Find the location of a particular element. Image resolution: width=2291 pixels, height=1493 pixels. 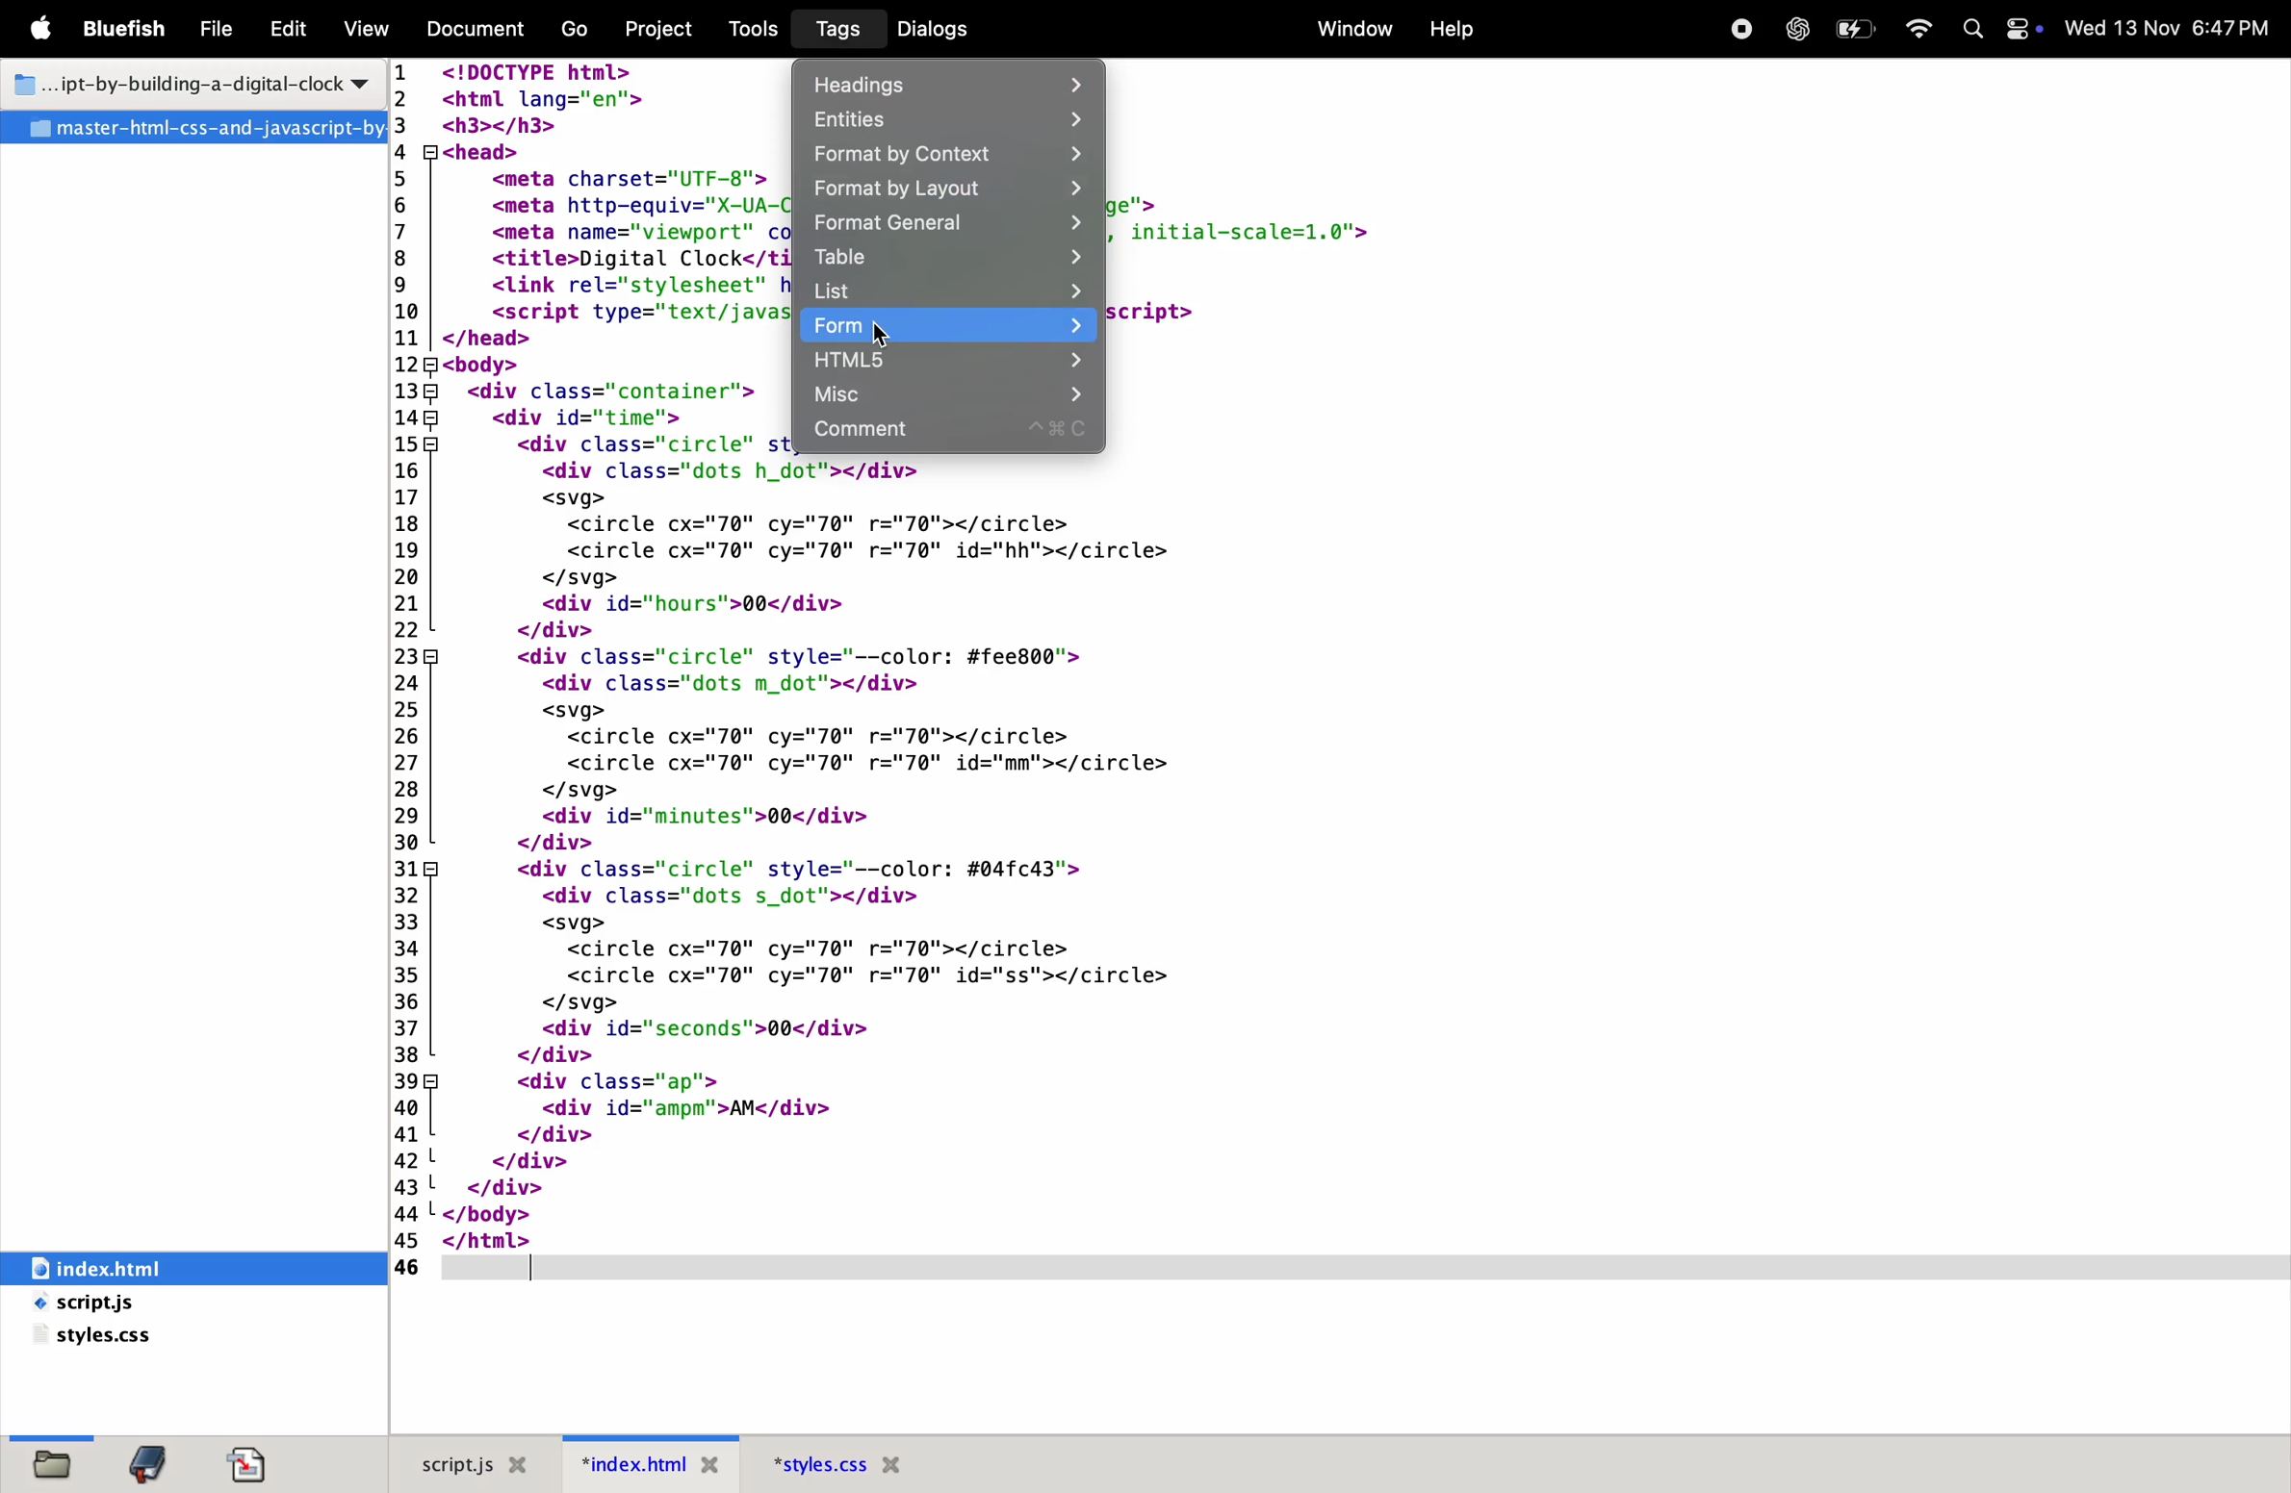

Snippets is located at coordinates (261, 1462).